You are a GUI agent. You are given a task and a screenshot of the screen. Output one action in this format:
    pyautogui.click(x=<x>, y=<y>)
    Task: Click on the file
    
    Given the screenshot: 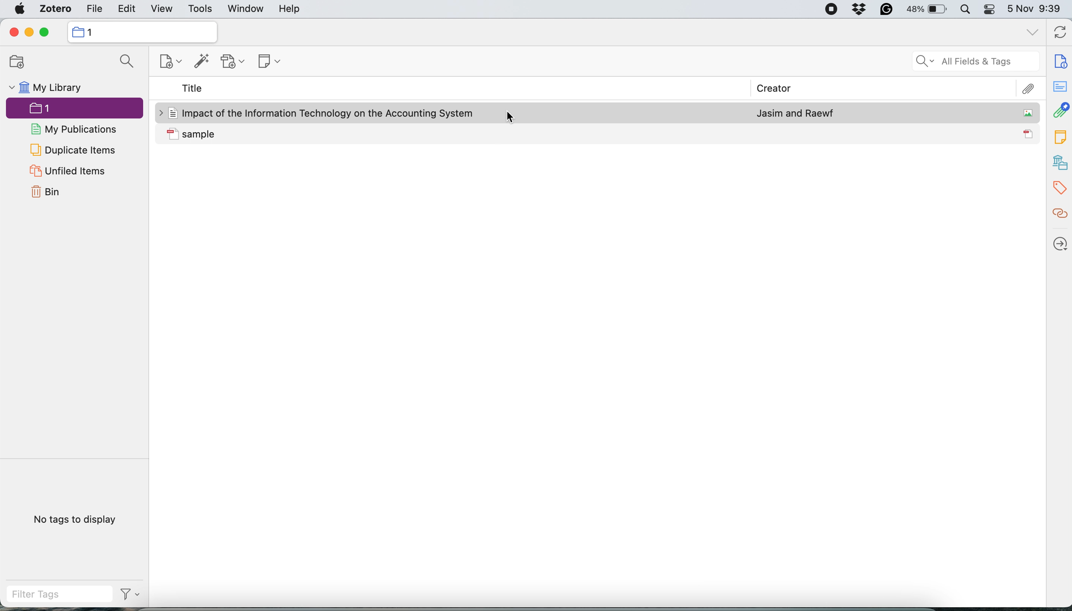 What is the action you would take?
    pyautogui.click(x=95, y=10)
    